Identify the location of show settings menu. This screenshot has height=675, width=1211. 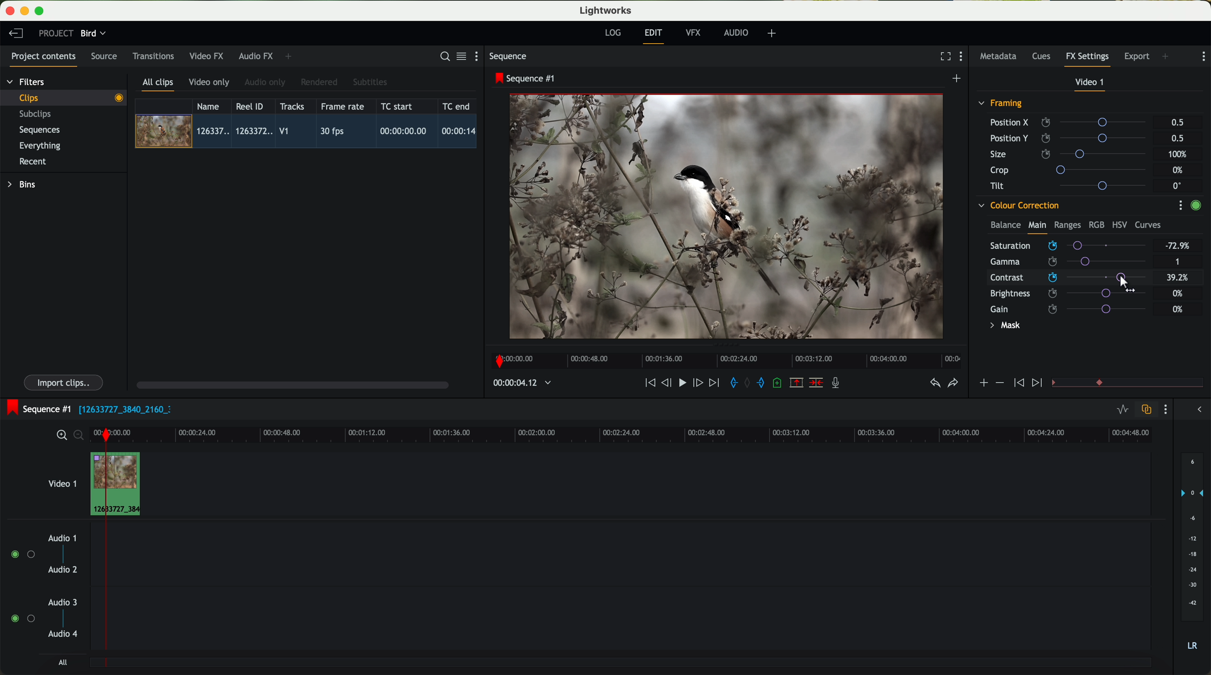
(480, 56).